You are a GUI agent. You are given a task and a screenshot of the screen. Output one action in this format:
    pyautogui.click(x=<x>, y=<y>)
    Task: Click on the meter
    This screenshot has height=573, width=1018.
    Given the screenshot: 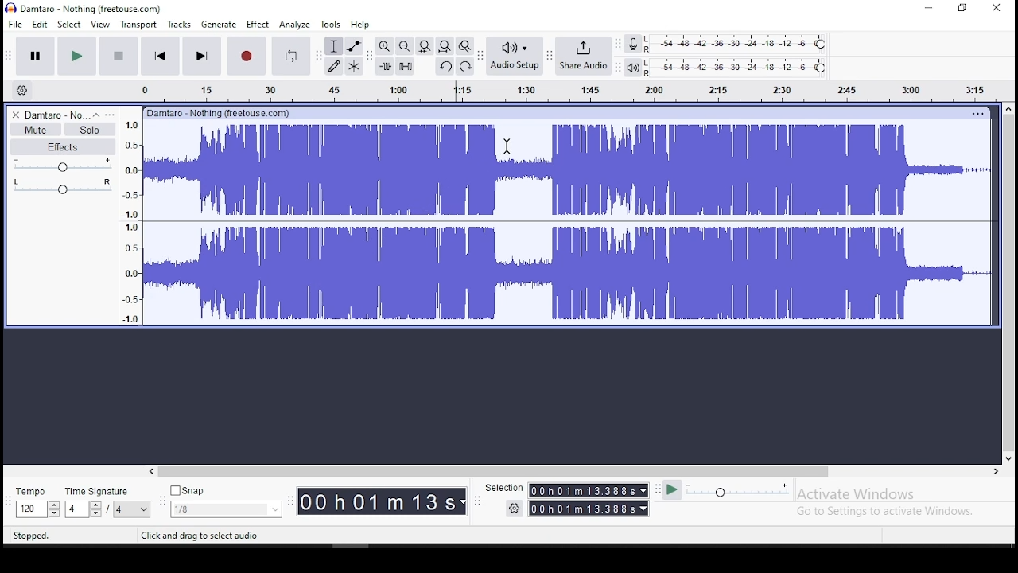 What is the action you would take?
    pyautogui.click(x=131, y=223)
    